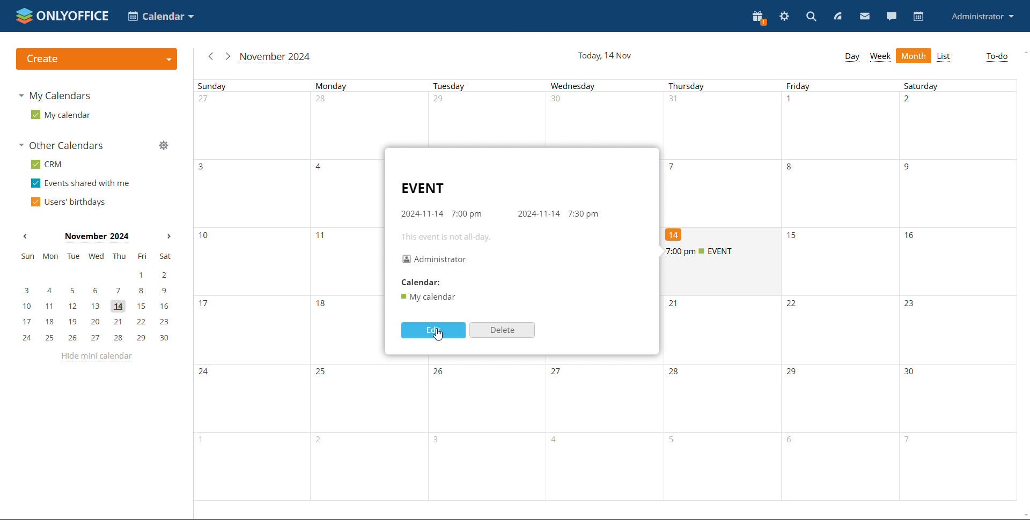  I want to click on number, so click(910, 236).